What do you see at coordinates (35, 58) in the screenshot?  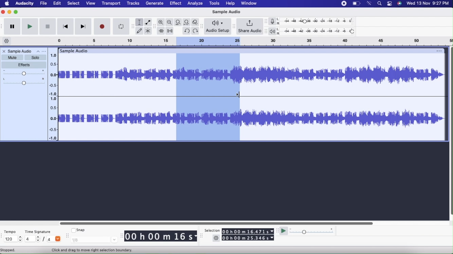 I see `Solo` at bounding box center [35, 58].